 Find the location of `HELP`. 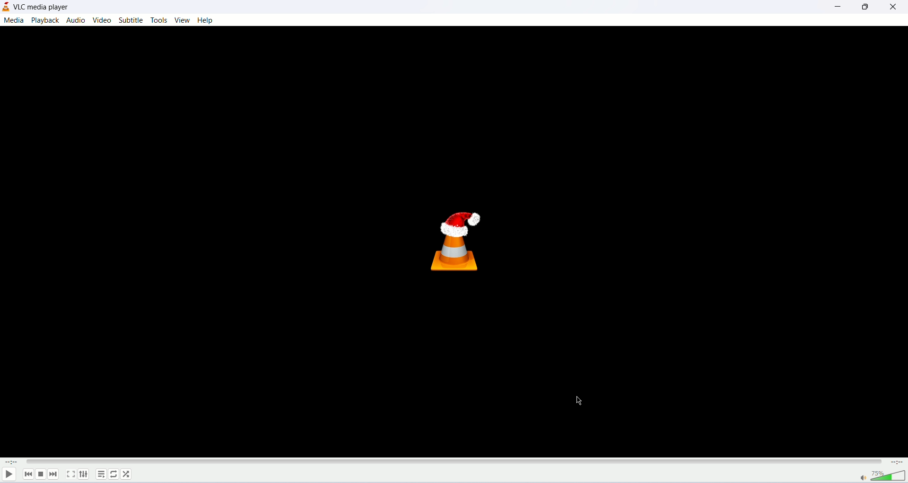

HELP is located at coordinates (206, 20).